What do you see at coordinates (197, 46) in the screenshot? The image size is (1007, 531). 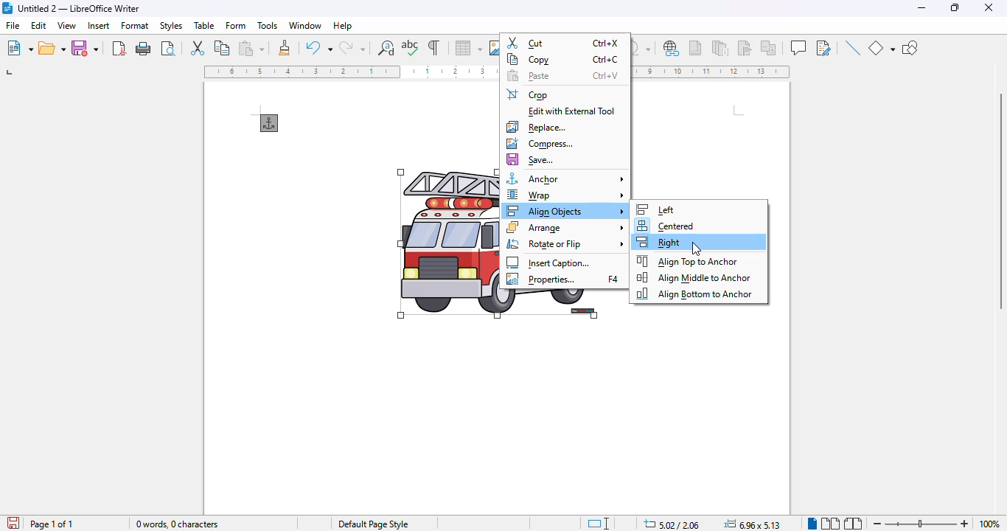 I see `cut` at bounding box center [197, 46].